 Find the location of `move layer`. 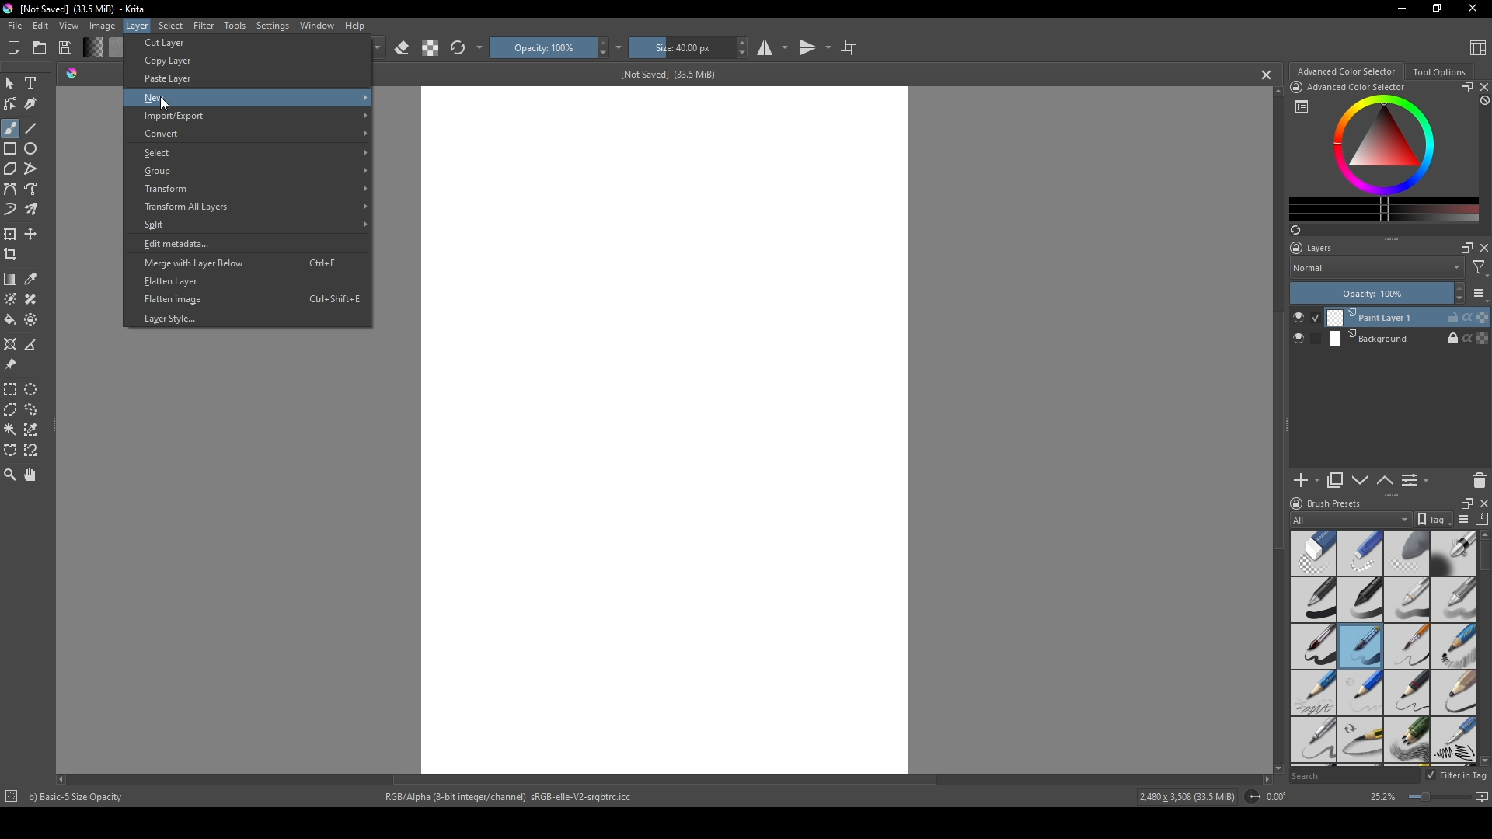

move layer is located at coordinates (31, 234).